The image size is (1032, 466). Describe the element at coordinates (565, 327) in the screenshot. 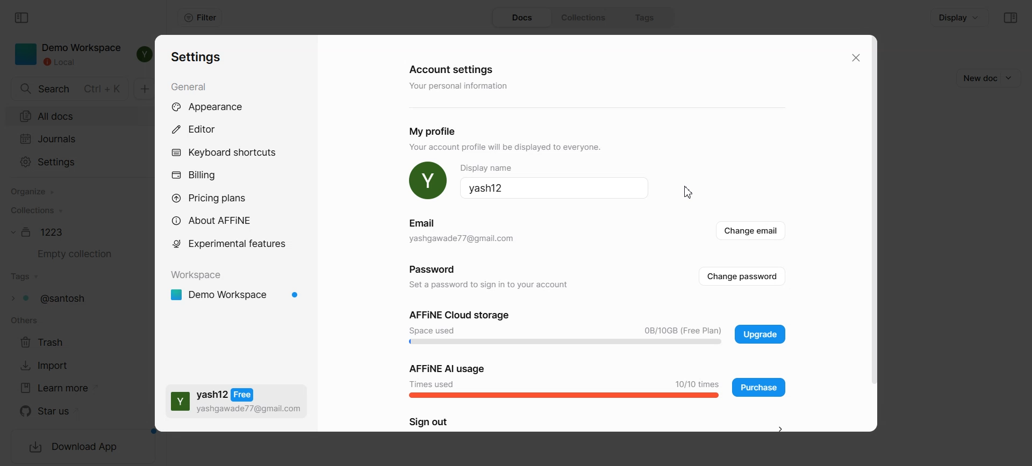

I see `Affine Cloud storage Space used ` at that location.